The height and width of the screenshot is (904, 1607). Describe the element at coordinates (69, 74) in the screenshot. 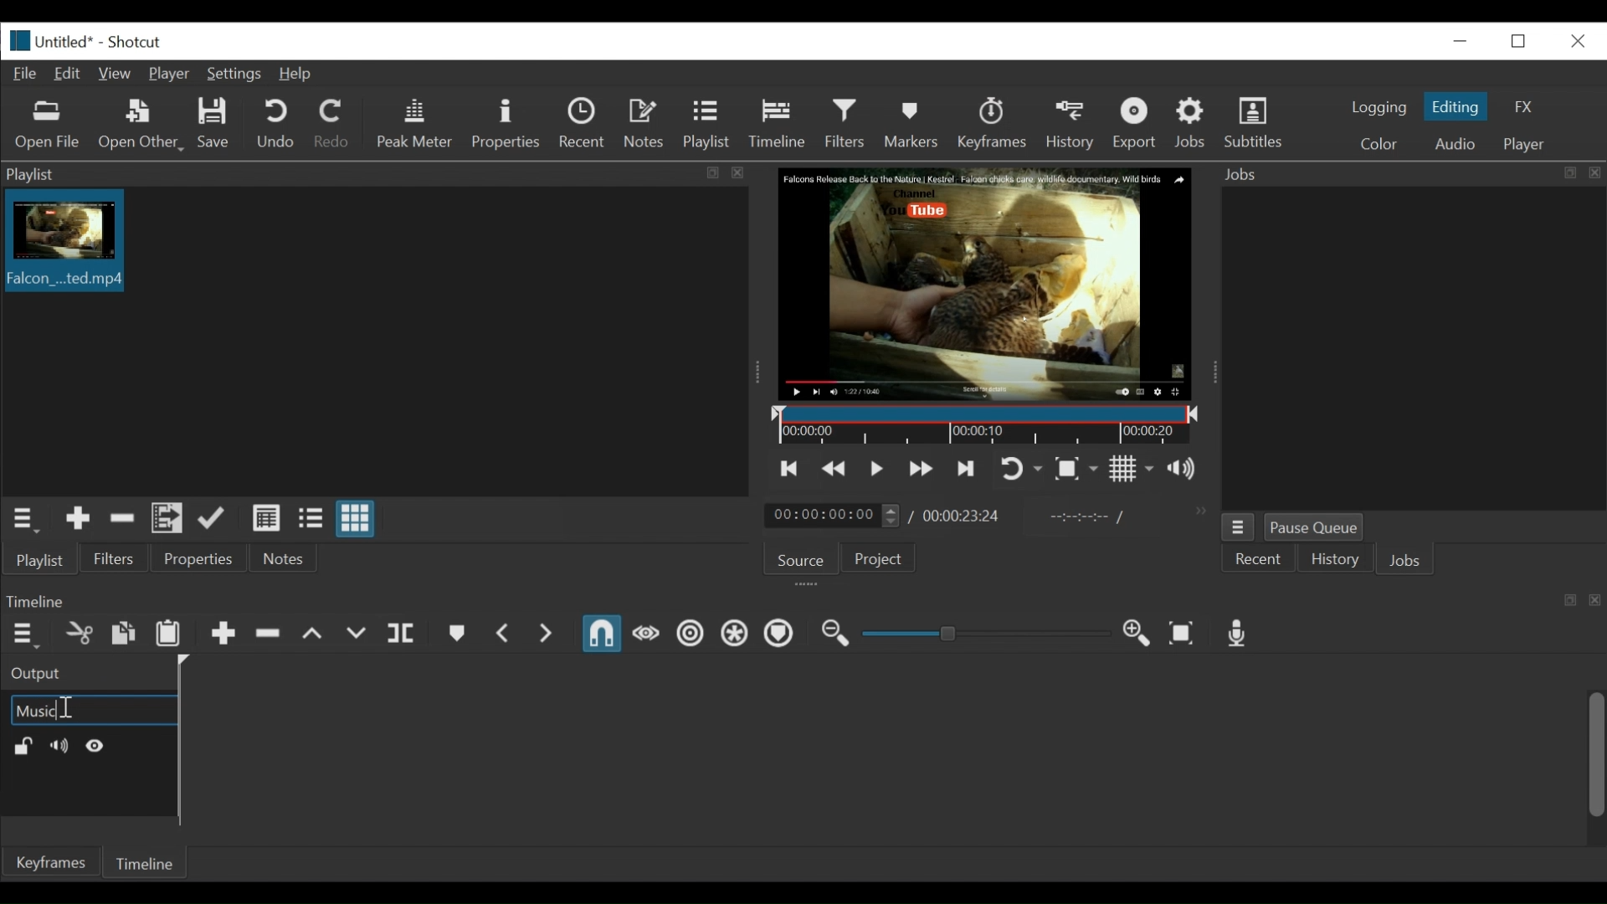

I see `Edit` at that location.